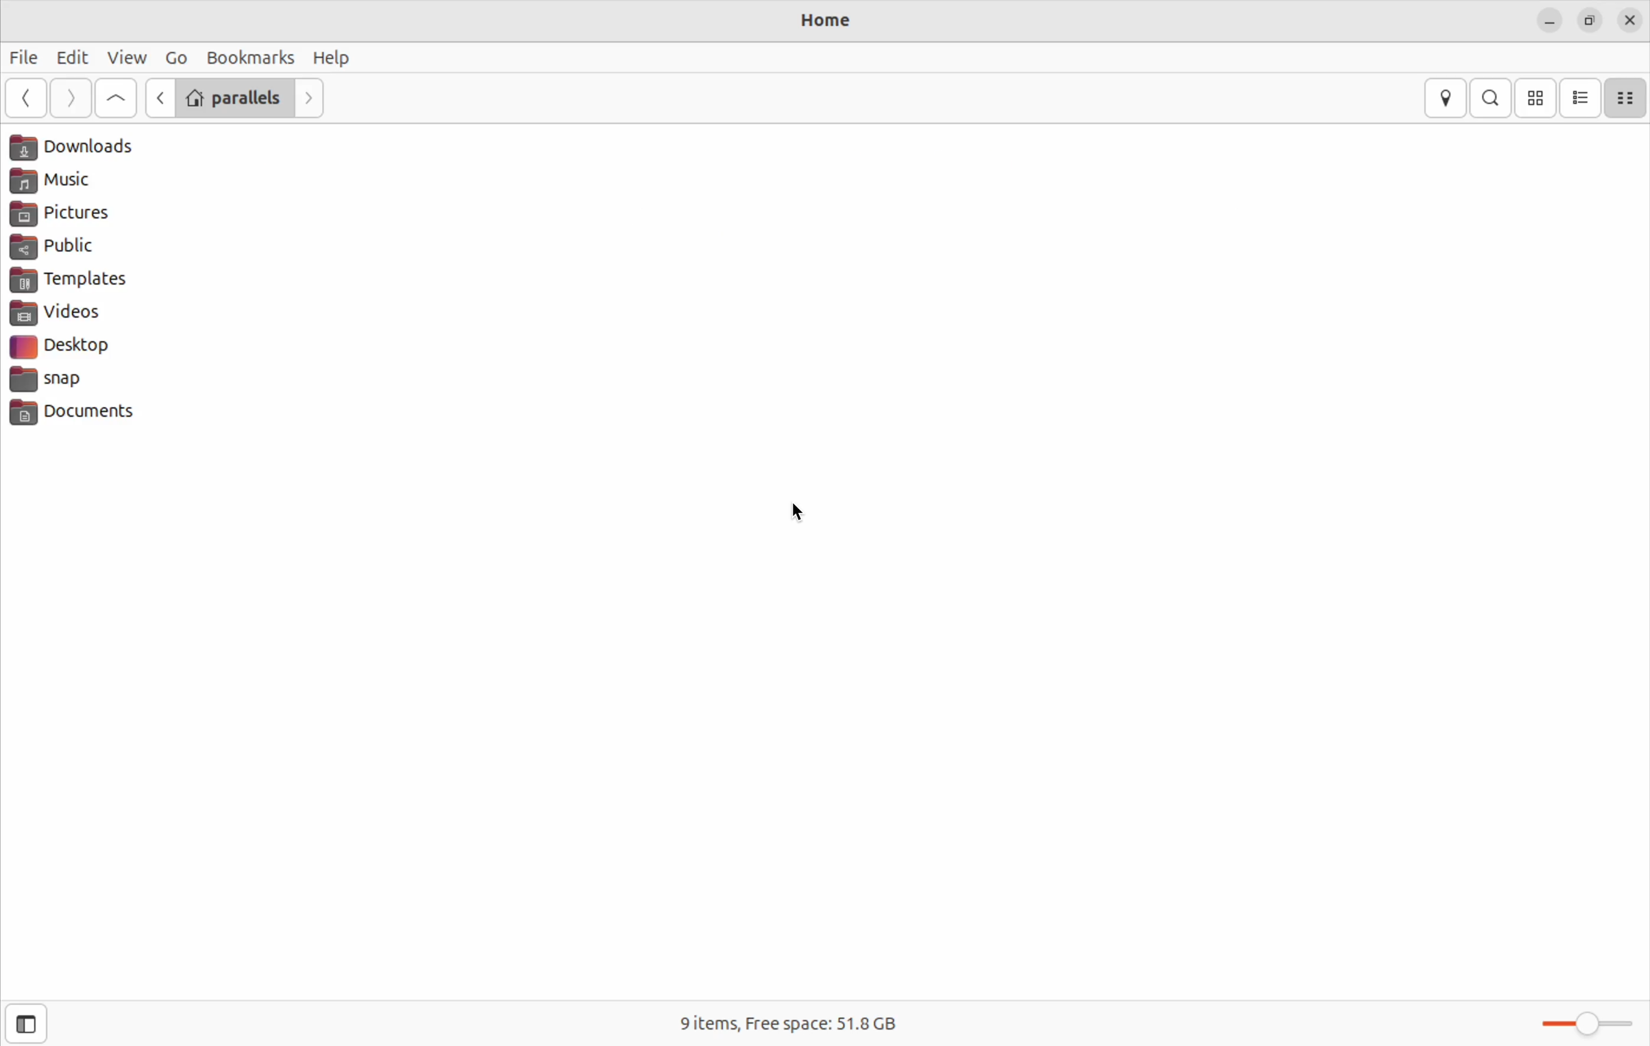 This screenshot has width=1650, height=1046. I want to click on parallels, so click(236, 97).